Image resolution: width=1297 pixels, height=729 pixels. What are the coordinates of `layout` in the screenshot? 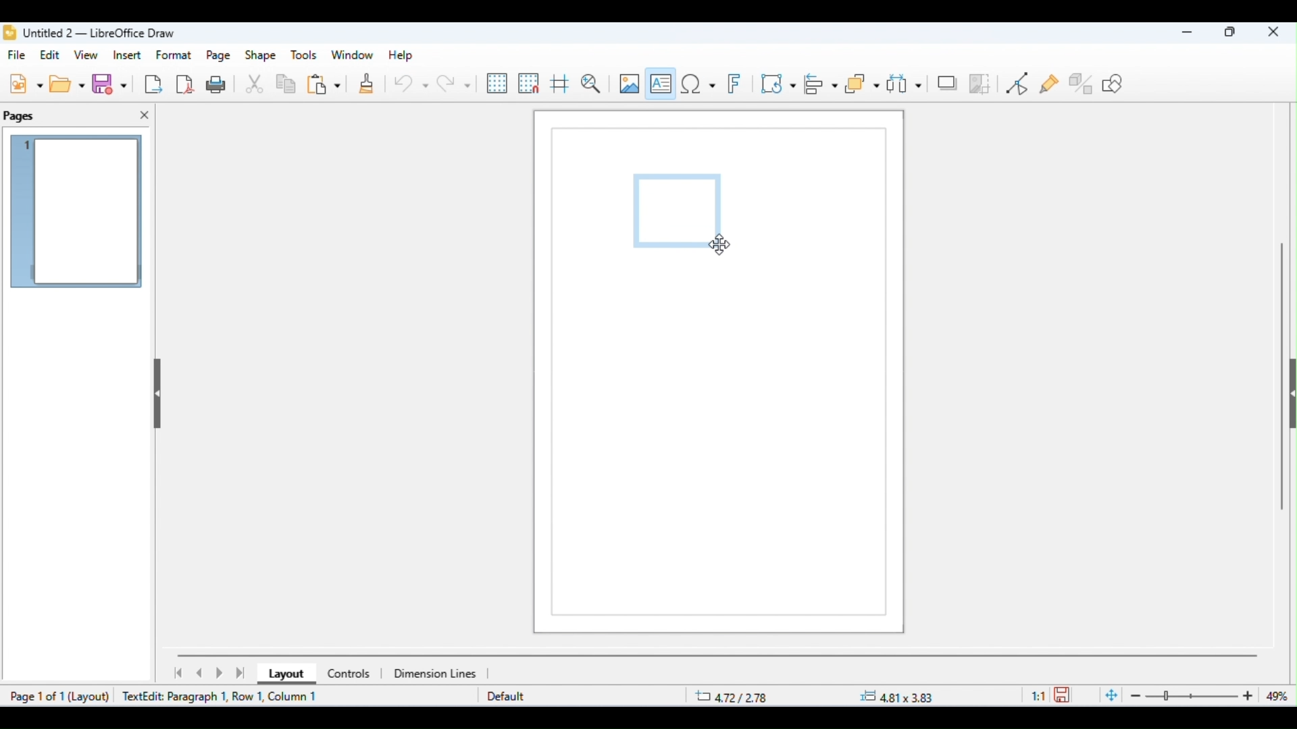 It's located at (283, 675).